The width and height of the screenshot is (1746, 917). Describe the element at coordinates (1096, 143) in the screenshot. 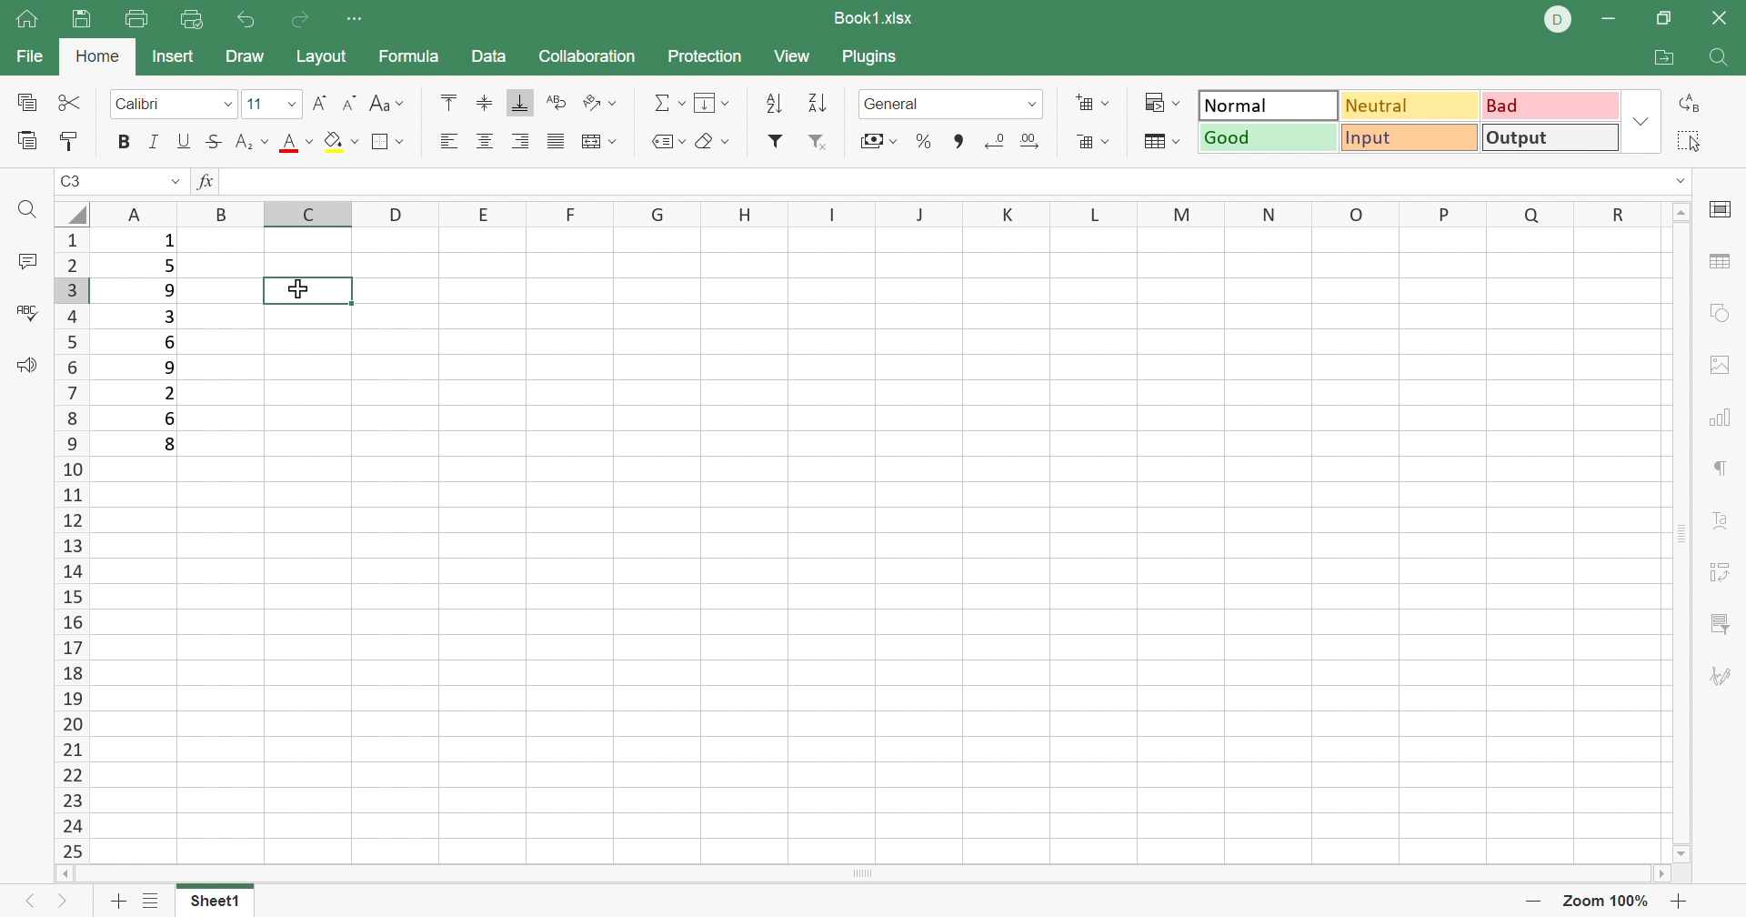

I see `Format as table template` at that location.